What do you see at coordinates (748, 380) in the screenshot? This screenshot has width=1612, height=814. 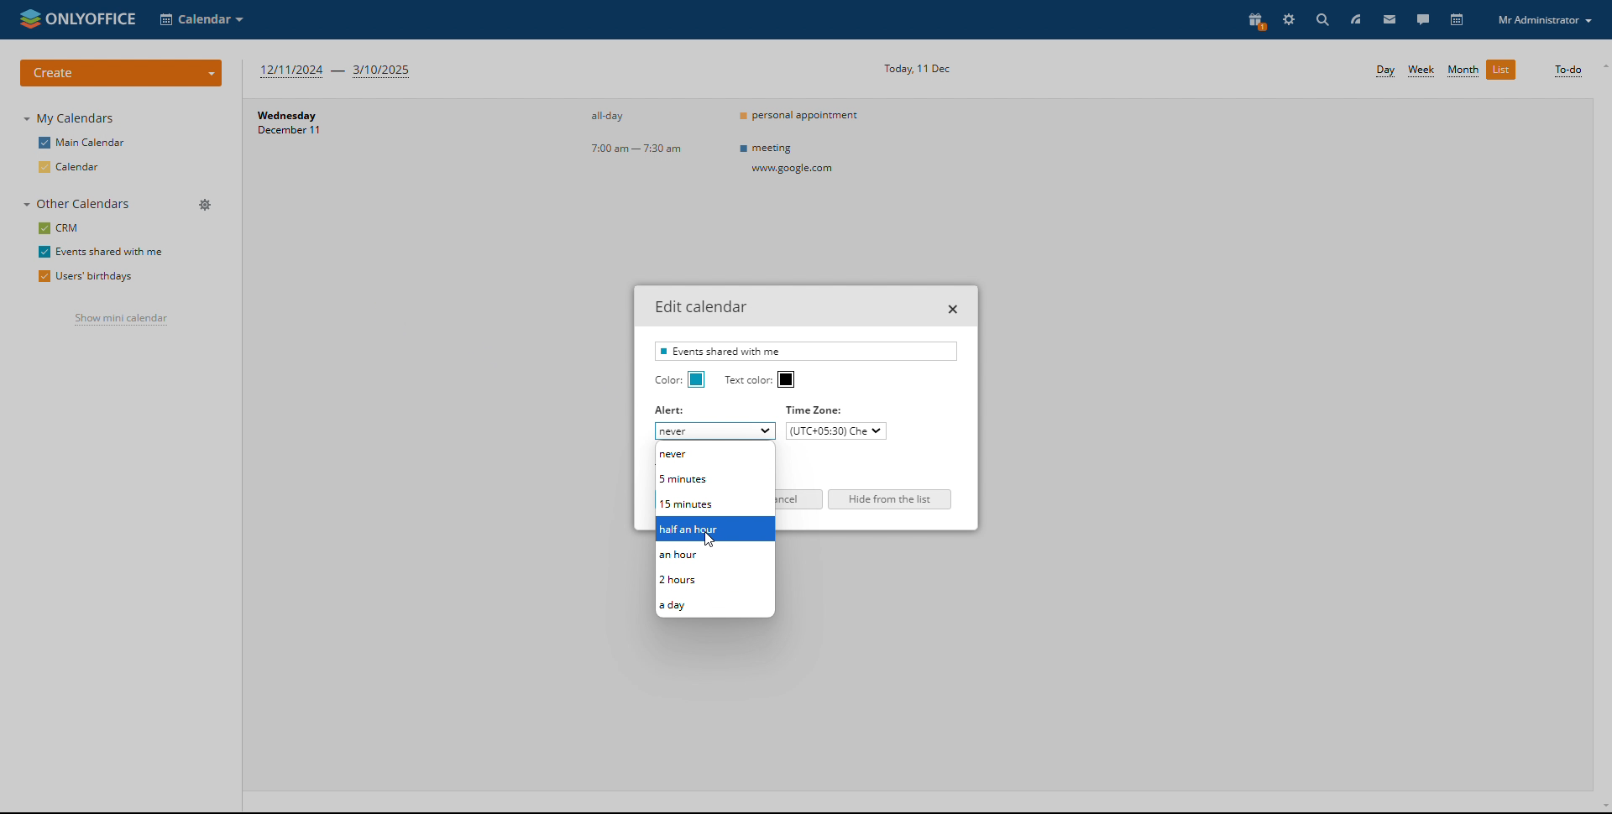 I see `ext color:` at bounding box center [748, 380].